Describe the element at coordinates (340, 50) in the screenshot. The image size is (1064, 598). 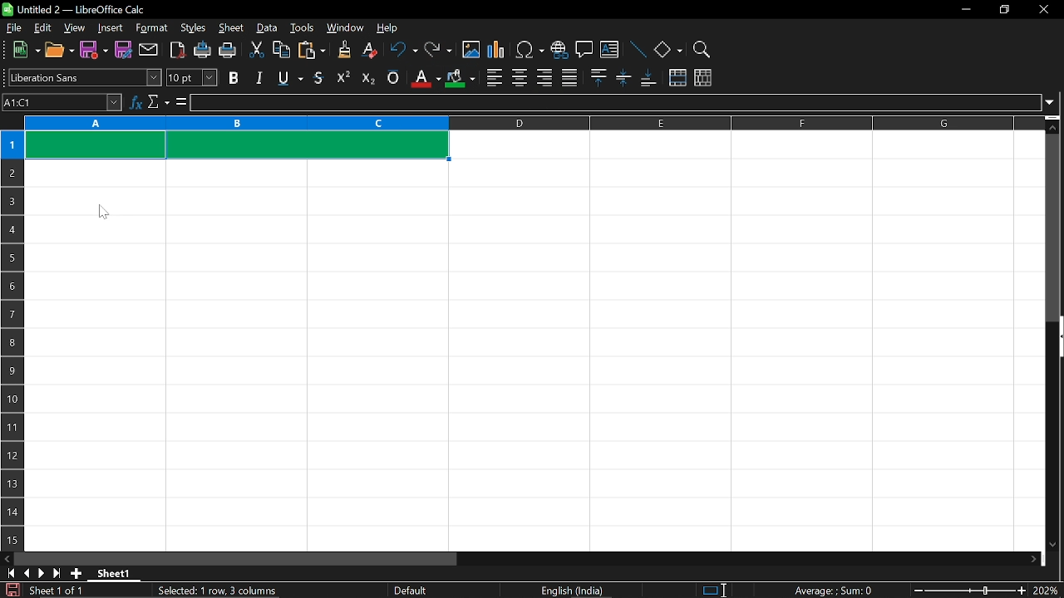
I see `clone formatting` at that location.